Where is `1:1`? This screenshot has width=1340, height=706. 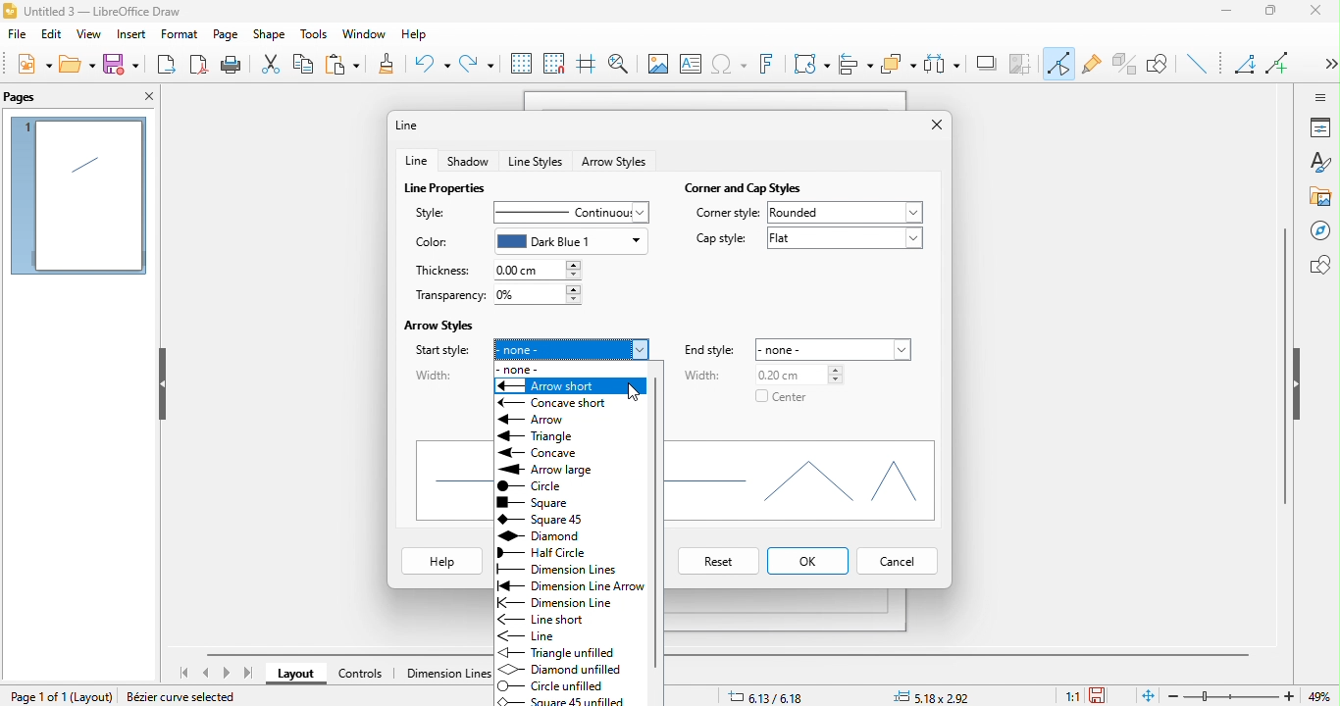 1:1 is located at coordinates (1071, 696).